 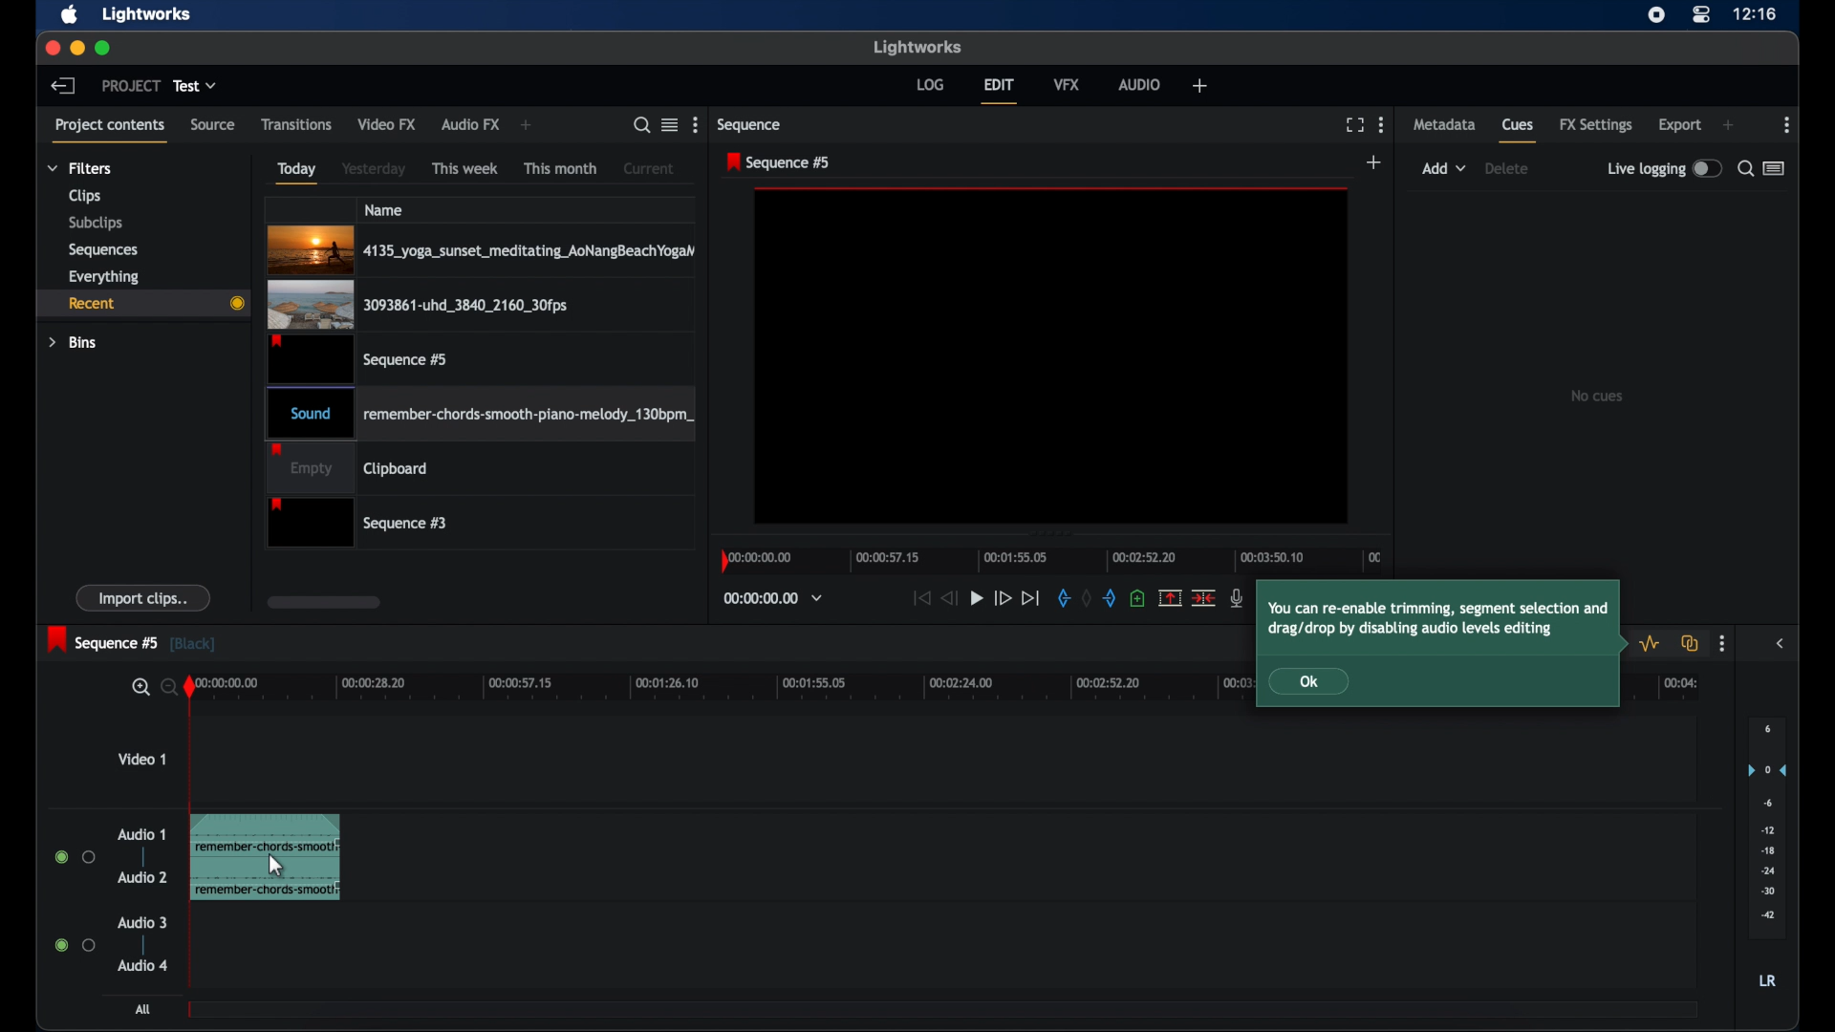 What do you see at coordinates (131, 640) in the screenshot?
I see `sequence 5` at bounding box center [131, 640].